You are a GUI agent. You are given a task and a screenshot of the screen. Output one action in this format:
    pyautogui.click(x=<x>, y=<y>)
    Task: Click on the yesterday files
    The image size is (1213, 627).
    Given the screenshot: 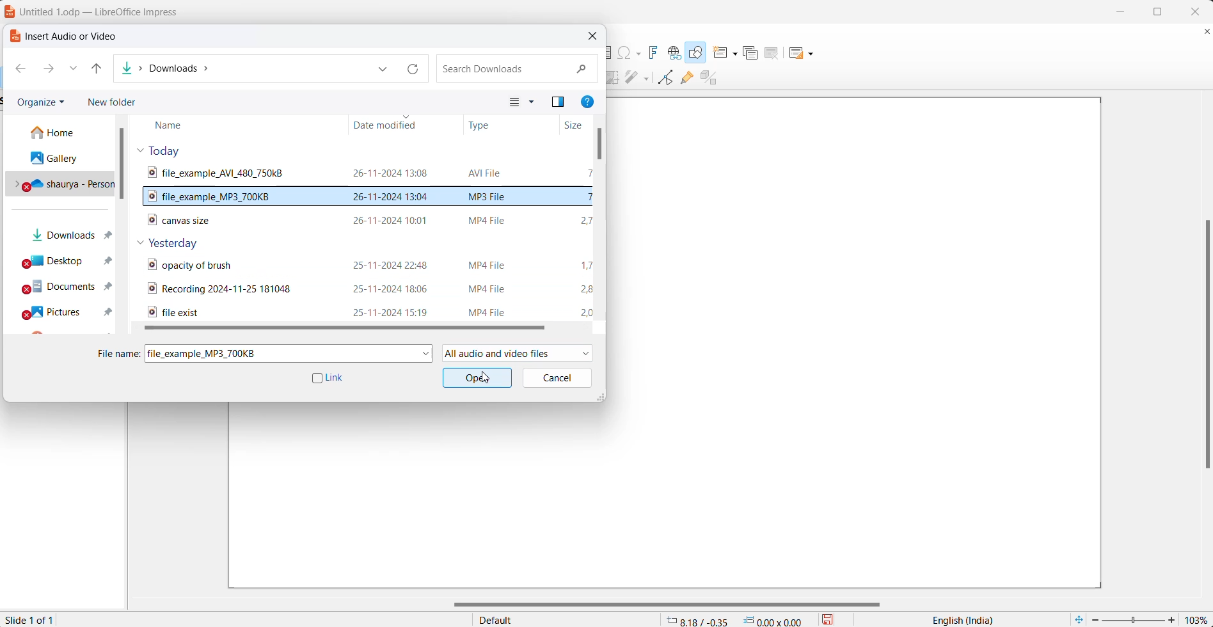 What is the action you would take?
    pyautogui.click(x=180, y=242)
    